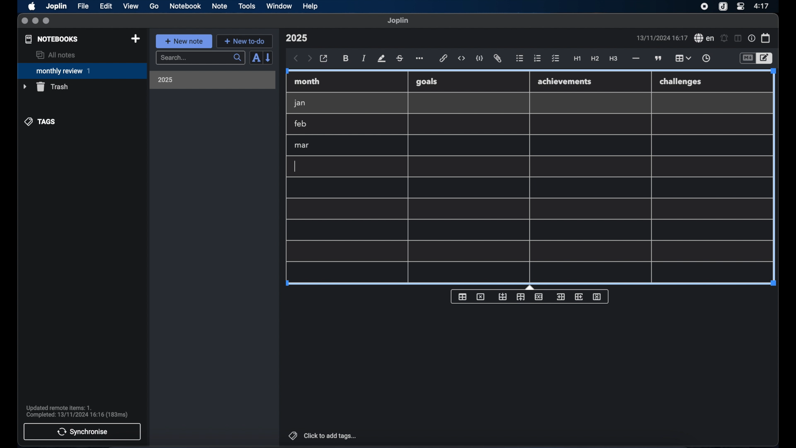  Describe the element at coordinates (766, 38) in the screenshot. I see `calendar` at that location.